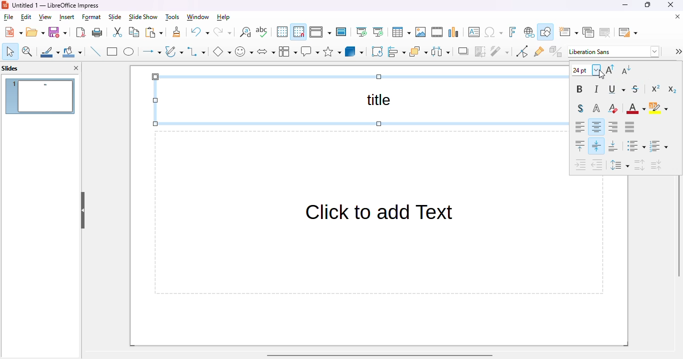 The image size is (683, 359). I want to click on bold, so click(579, 89).